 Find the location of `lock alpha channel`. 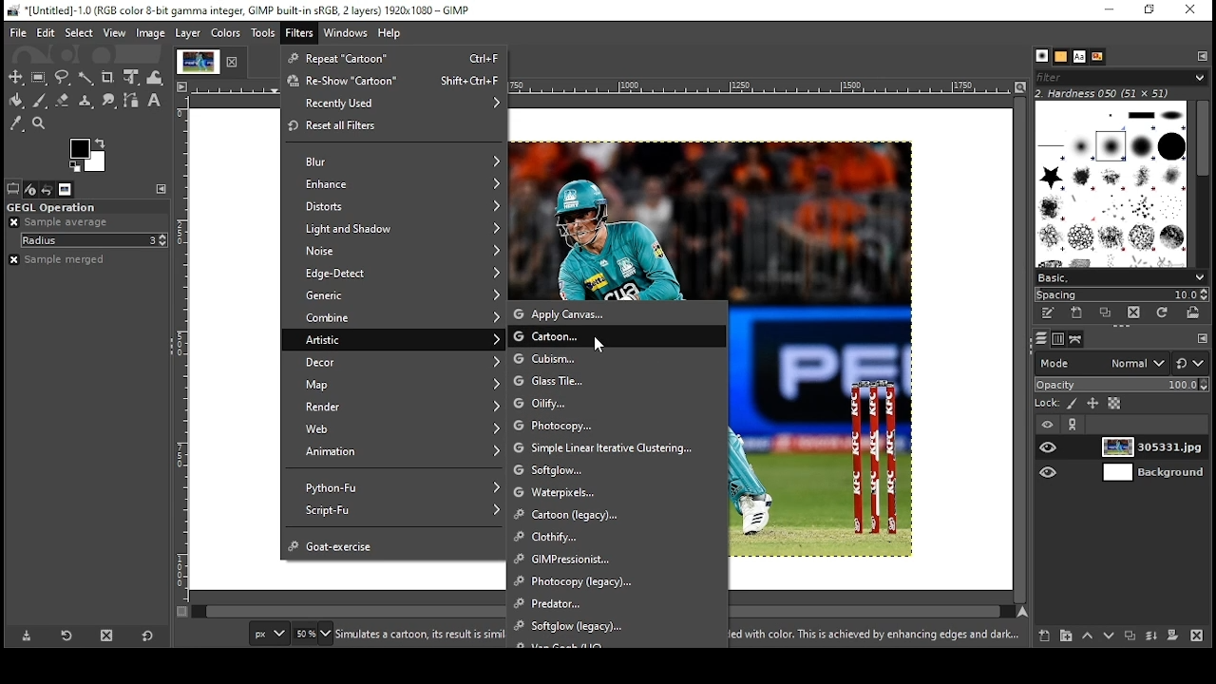

lock alpha channel is located at coordinates (1114, 404).